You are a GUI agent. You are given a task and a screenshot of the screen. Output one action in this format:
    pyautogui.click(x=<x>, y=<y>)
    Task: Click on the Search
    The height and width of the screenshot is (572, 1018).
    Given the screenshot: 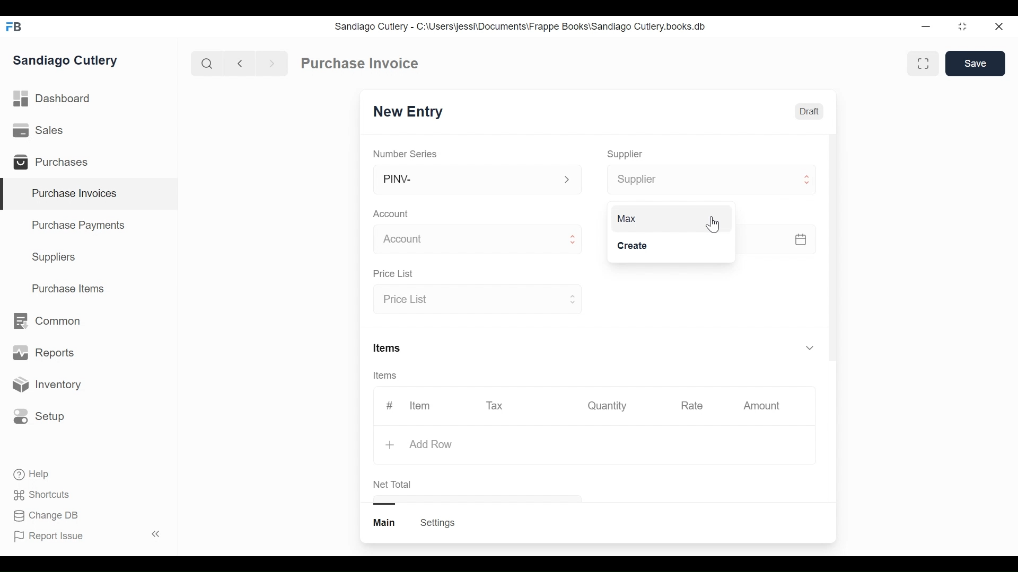 What is the action you would take?
    pyautogui.click(x=207, y=63)
    